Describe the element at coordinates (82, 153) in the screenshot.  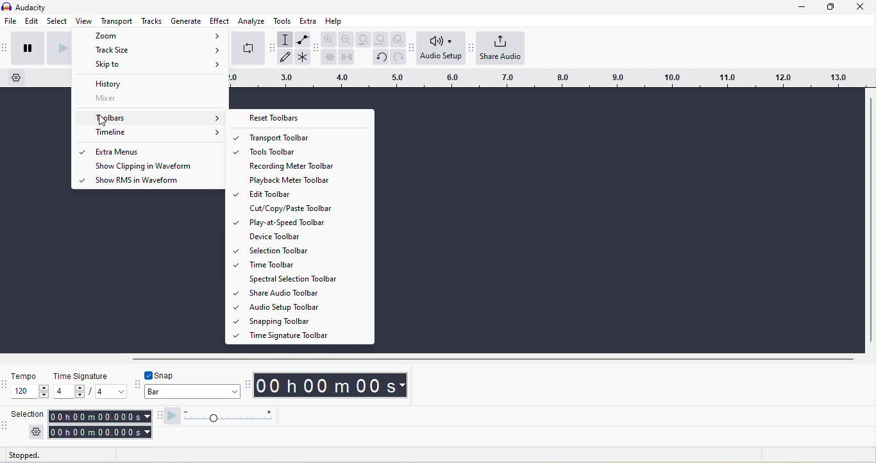
I see `option enabled` at that location.